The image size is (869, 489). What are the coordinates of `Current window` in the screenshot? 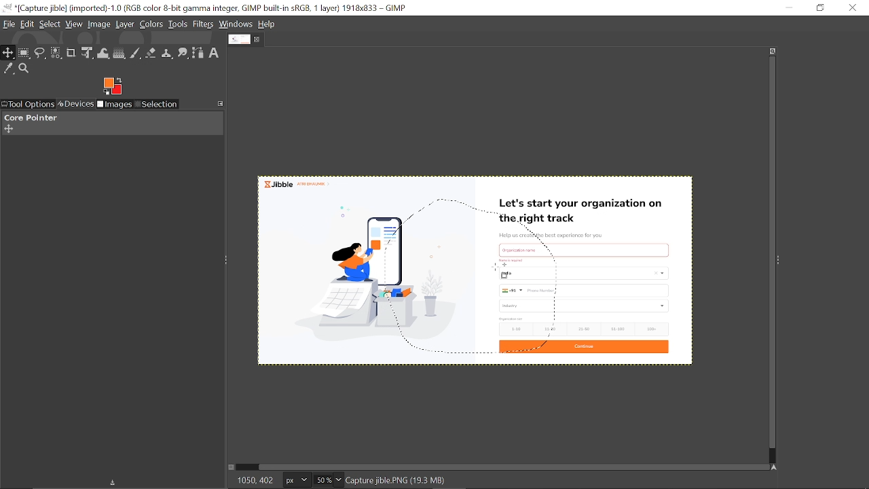 It's located at (207, 8).